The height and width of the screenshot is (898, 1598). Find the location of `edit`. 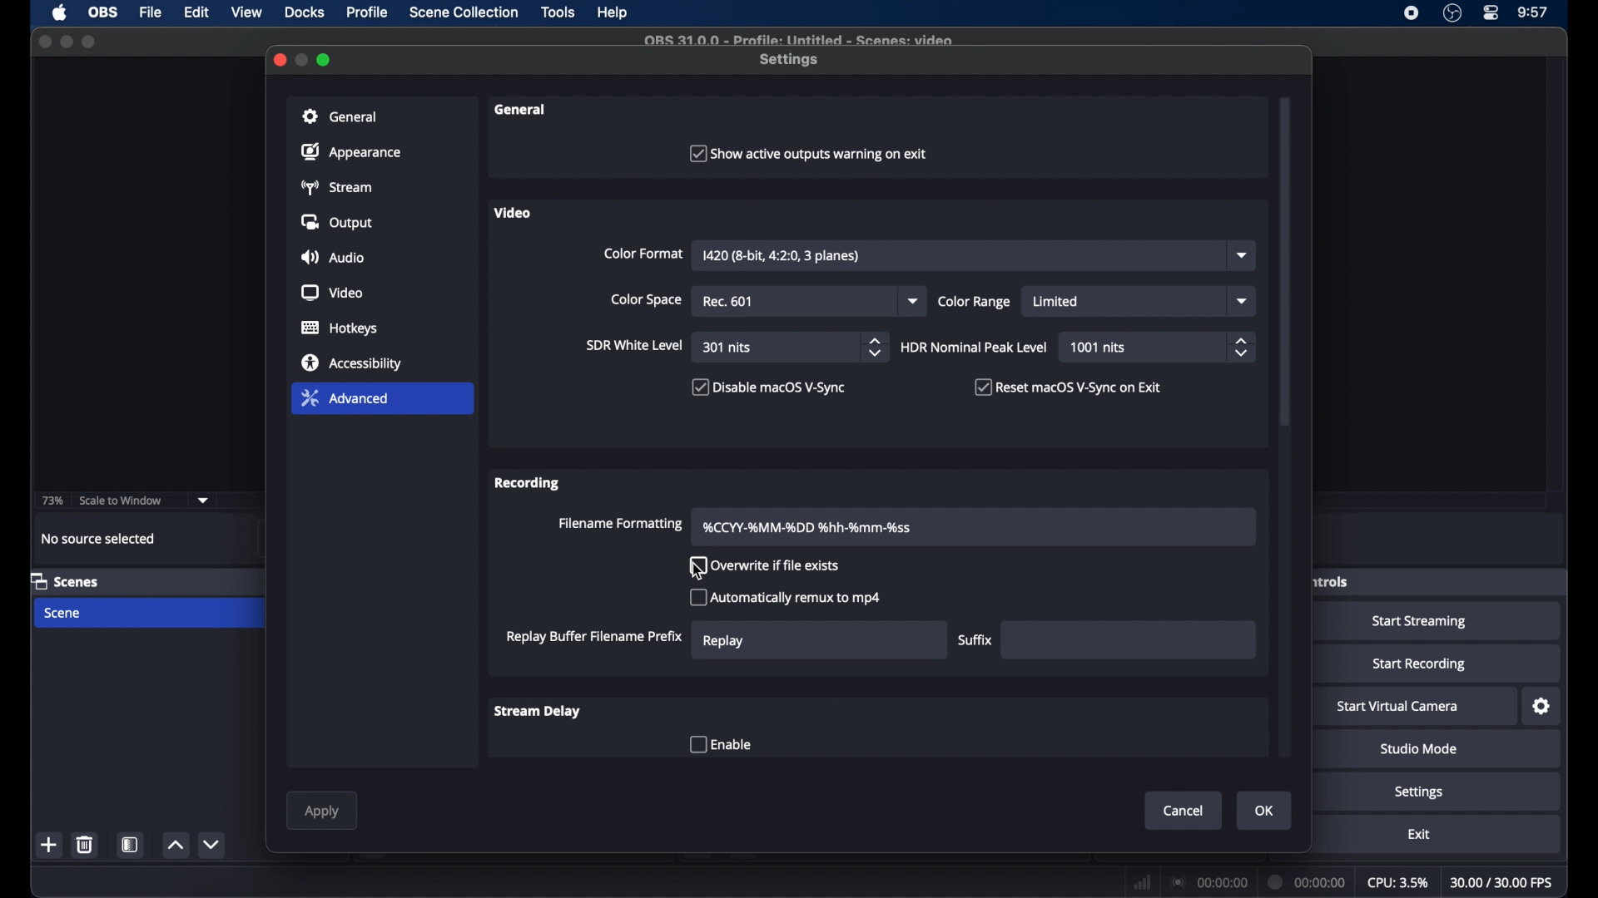

edit is located at coordinates (196, 13).